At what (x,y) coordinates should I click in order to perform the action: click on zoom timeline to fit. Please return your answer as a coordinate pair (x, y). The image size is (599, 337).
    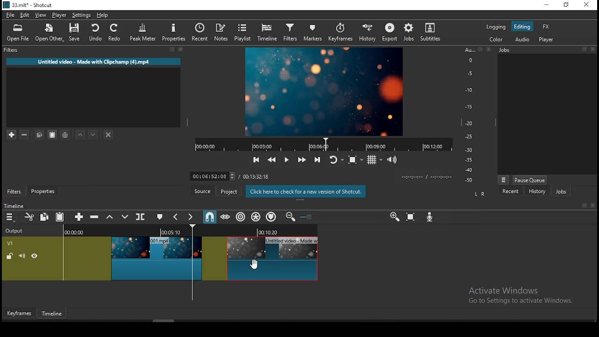
    Looking at the image, I should click on (412, 217).